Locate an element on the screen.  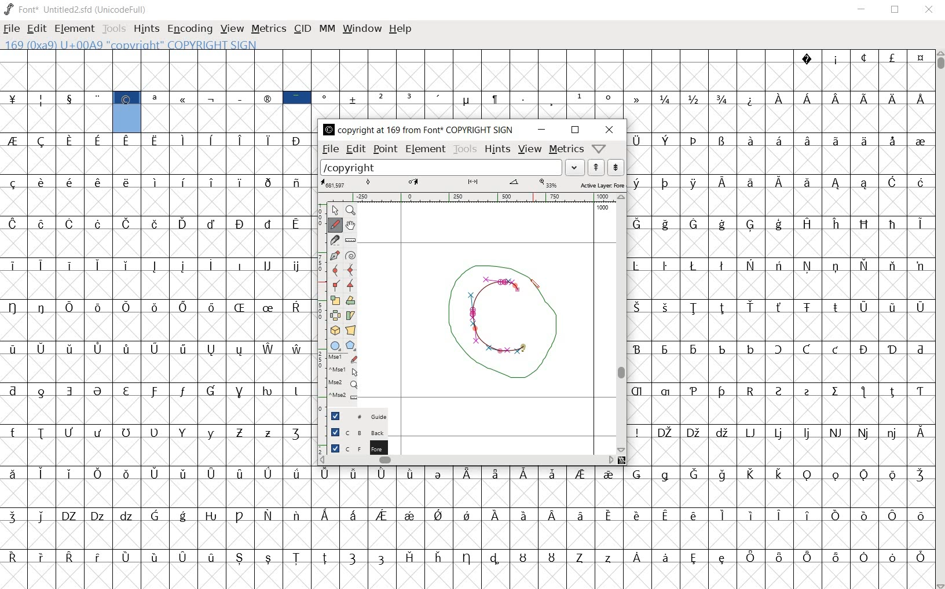
add a curve point always either horizontal or vertical is located at coordinates (352, 270).